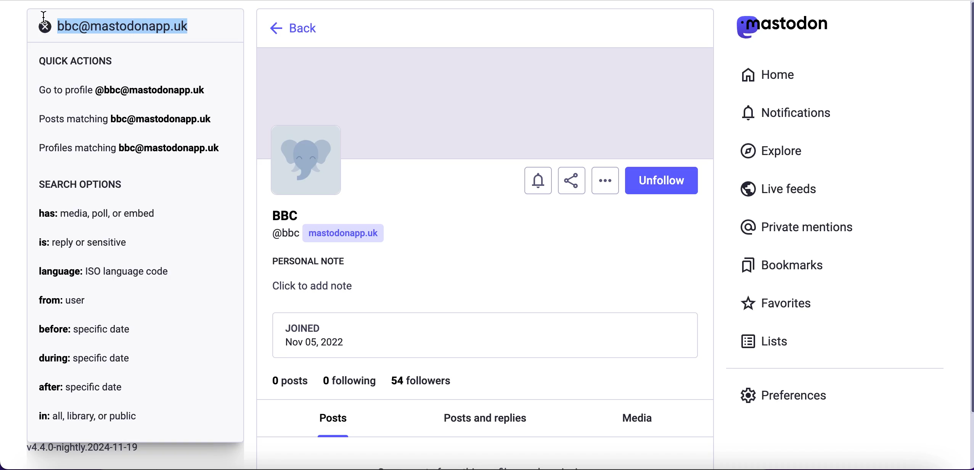  I want to click on search options, so click(82, 184).